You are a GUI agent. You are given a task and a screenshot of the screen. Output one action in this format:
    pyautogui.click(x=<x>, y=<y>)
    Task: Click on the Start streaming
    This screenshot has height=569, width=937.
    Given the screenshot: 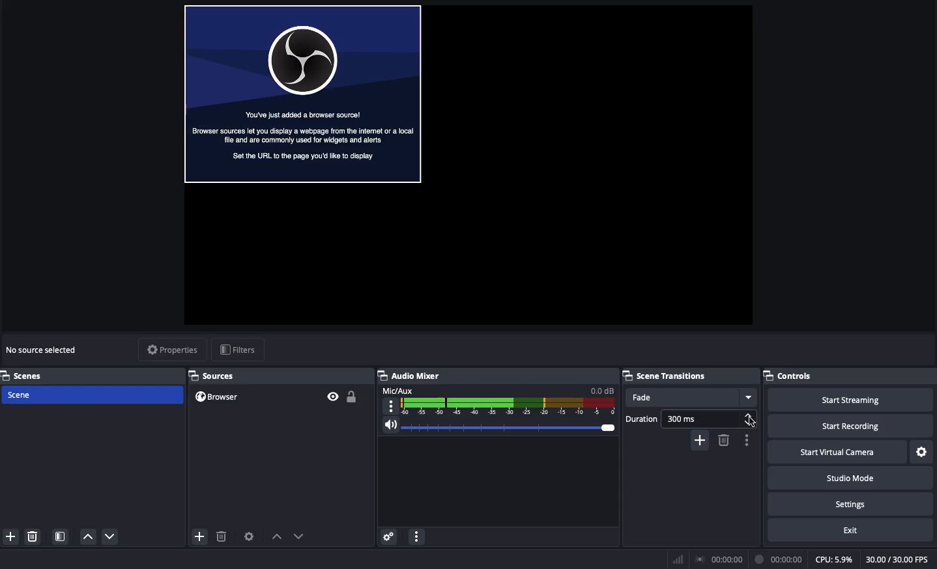 What is the action you would take?
    pyautogui.click(x=847, y=399)
    